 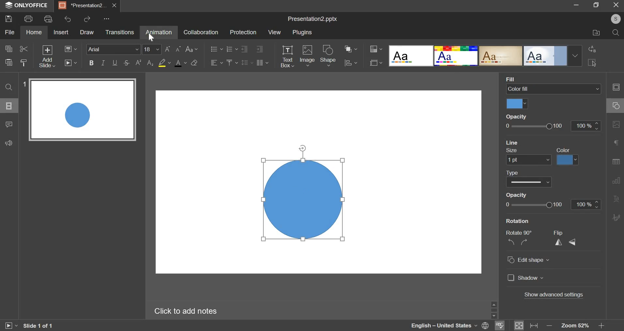 What do you see at coordinates (139, 62) in the screenshot?
I see `superscript` at bounding box center [139, 62].